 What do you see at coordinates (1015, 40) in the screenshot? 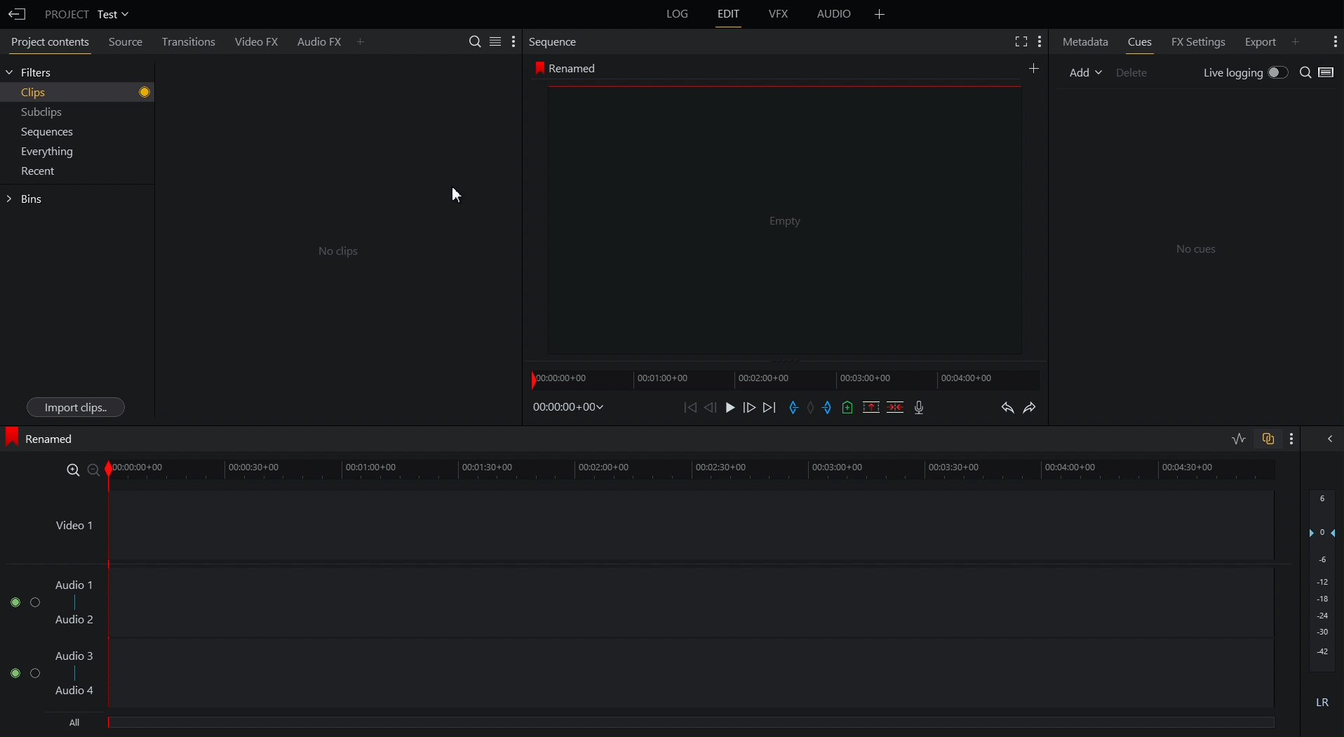
I see `Fullscreen` at bounding box center [1015, 40].